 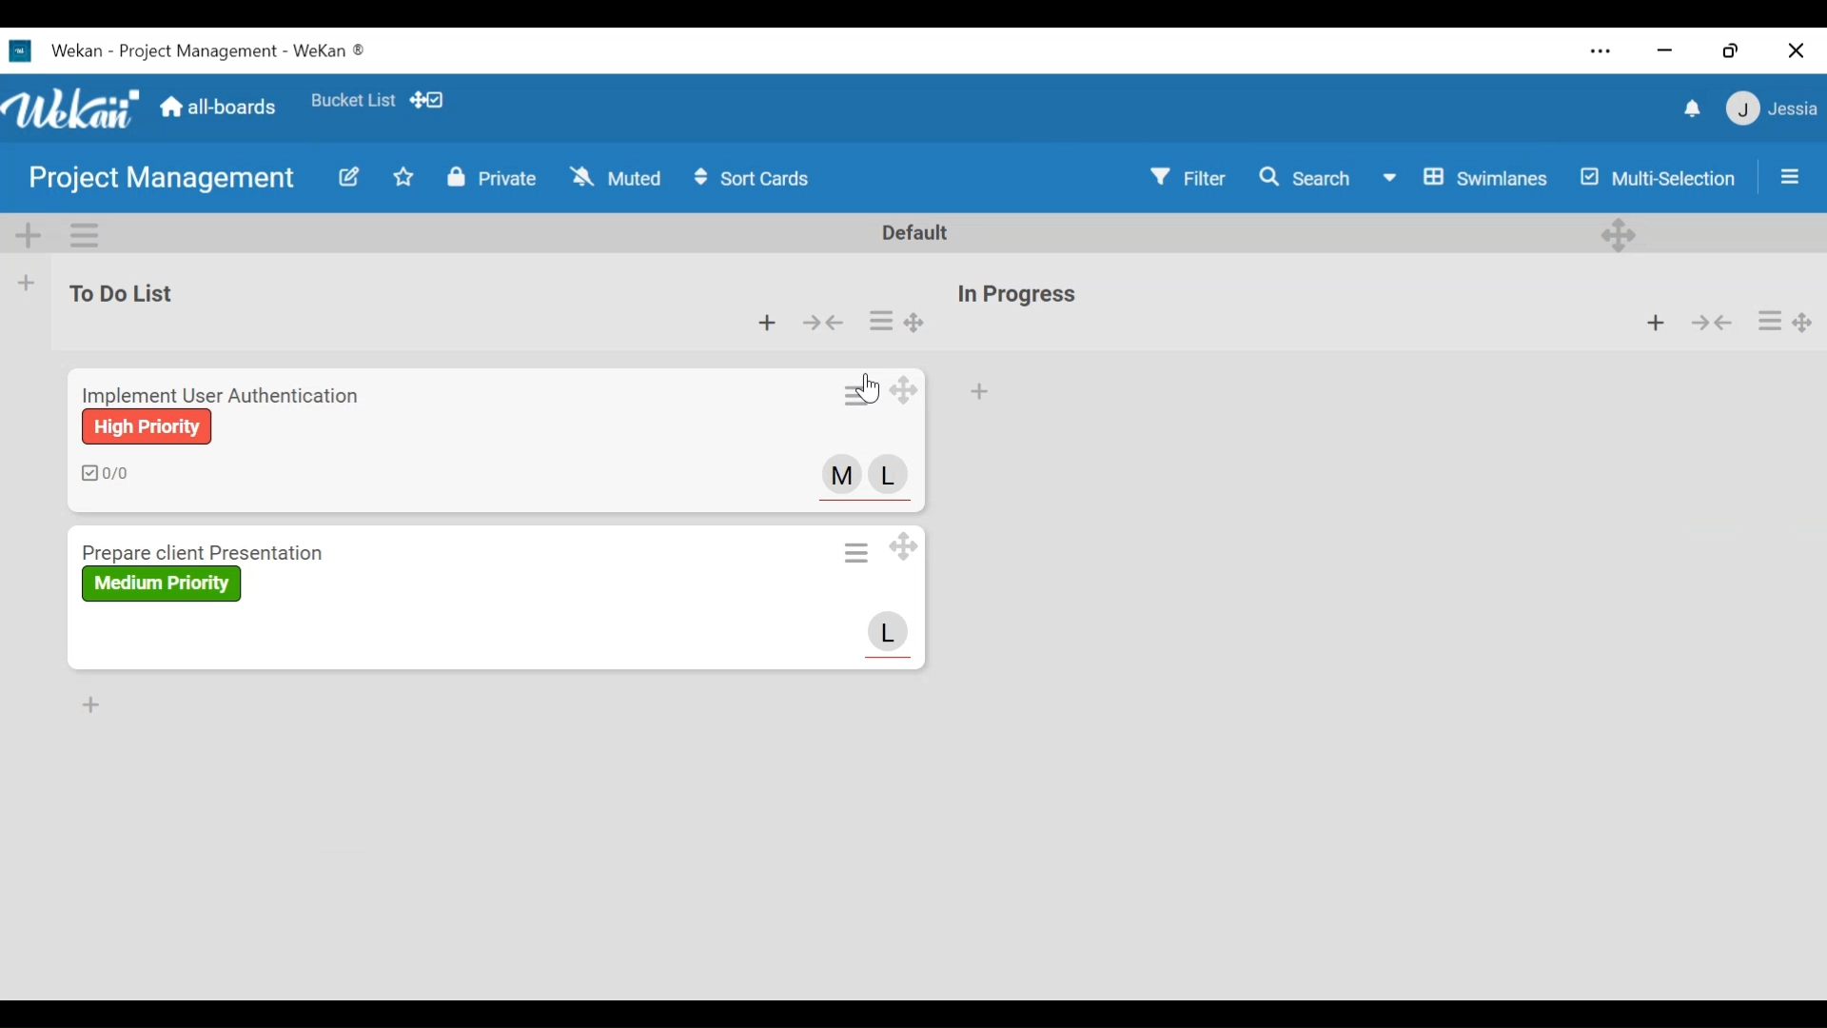 I want to click on Multi-Selection, so click(x=1663, y=179).